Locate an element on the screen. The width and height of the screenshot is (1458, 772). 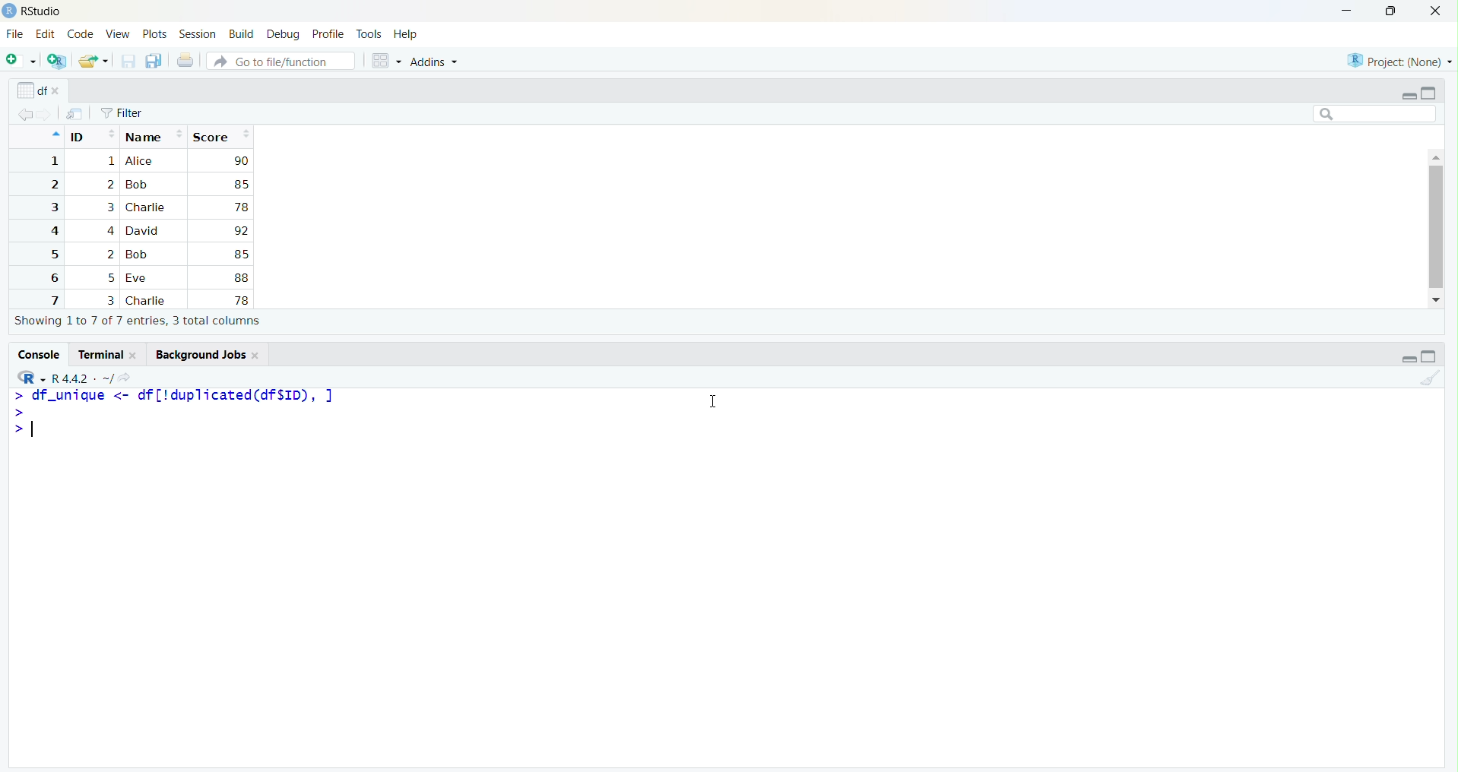
new file is located at coordinates (22, 60).